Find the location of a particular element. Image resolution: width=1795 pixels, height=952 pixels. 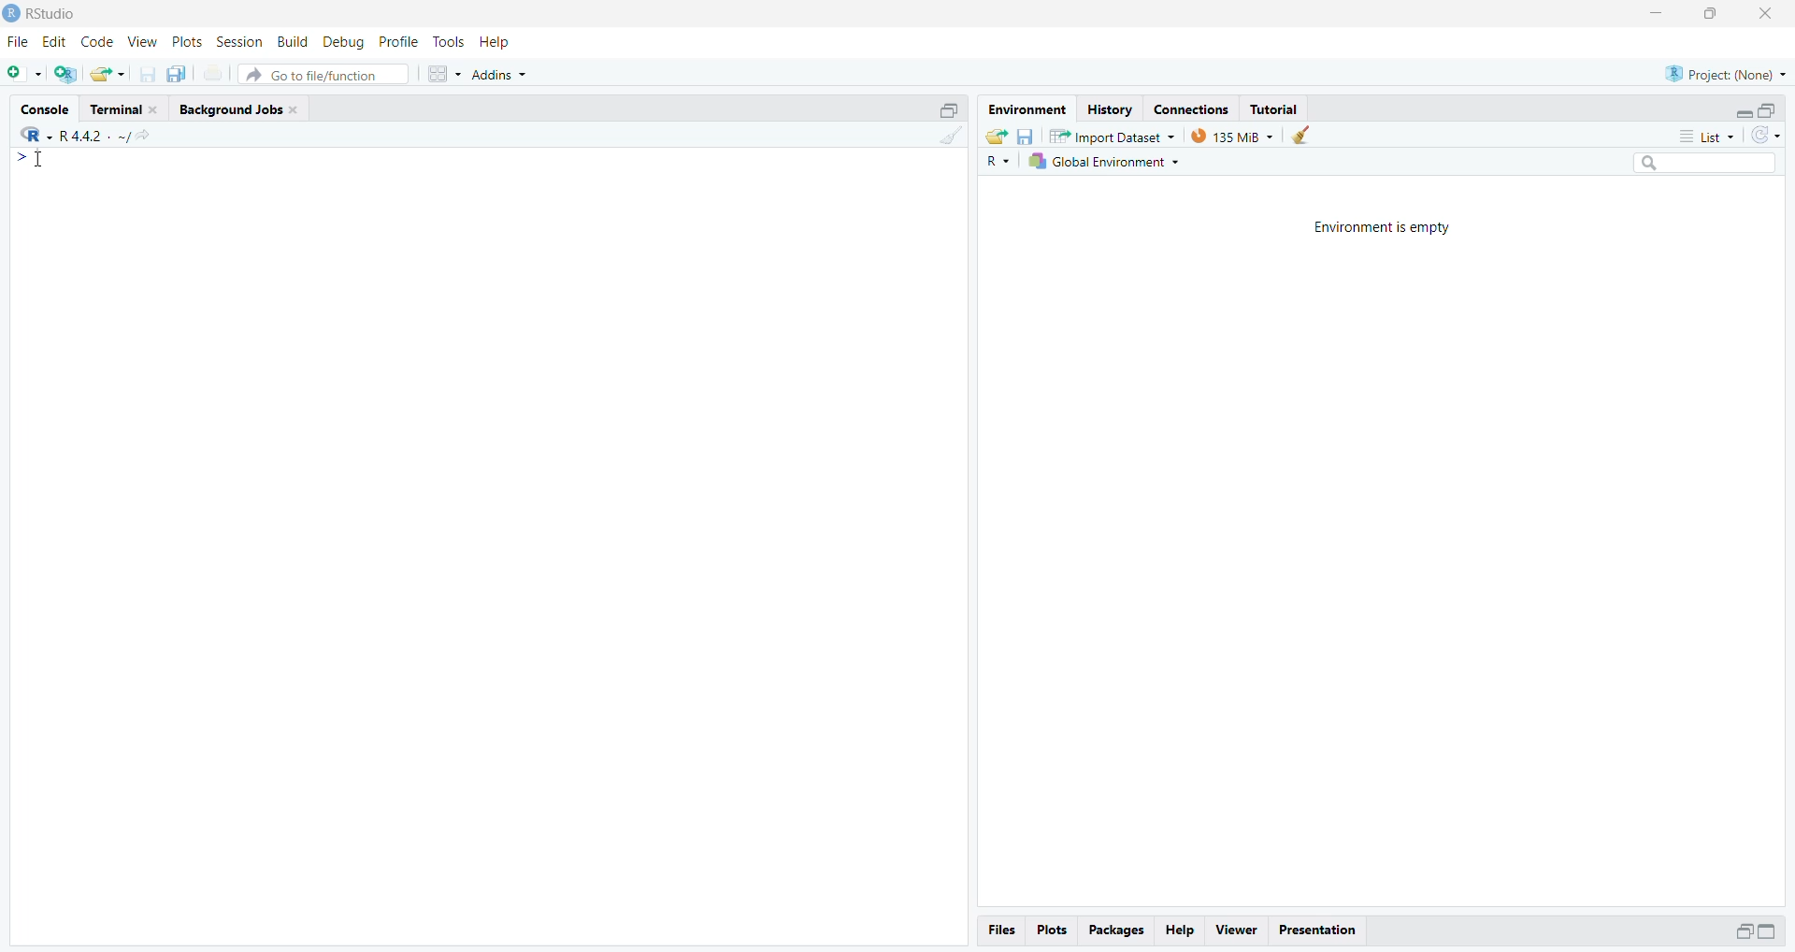

Terminal is located at coordinates (126, 108).